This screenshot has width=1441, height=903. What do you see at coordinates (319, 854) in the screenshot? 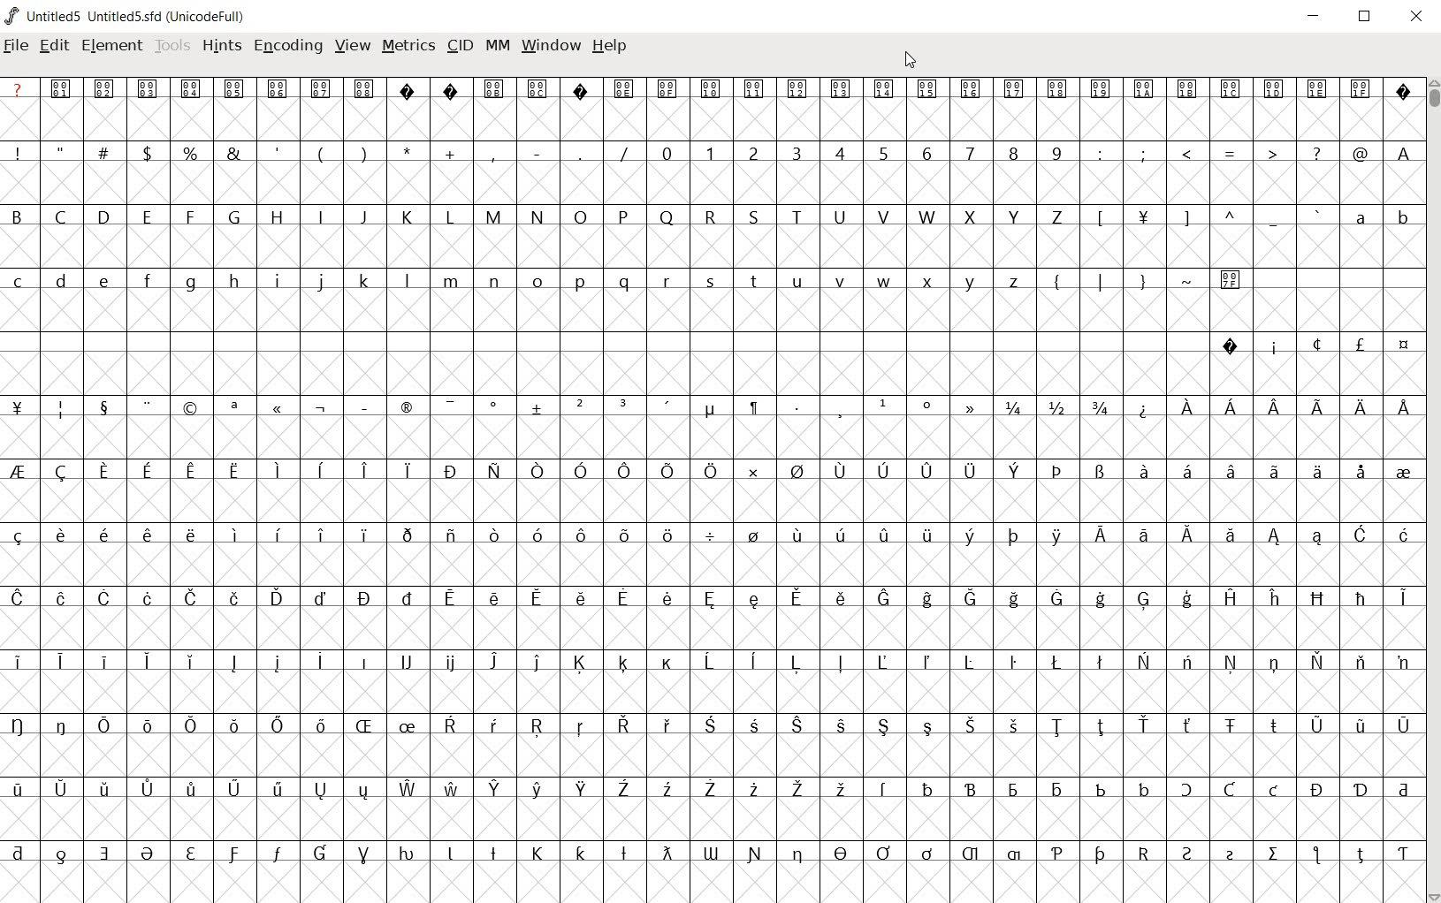
I see `Symbol` at bounding box center [319, 854].